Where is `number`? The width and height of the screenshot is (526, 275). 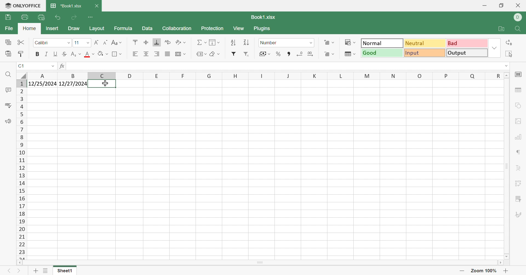 number is located at coordinates (270, 43).